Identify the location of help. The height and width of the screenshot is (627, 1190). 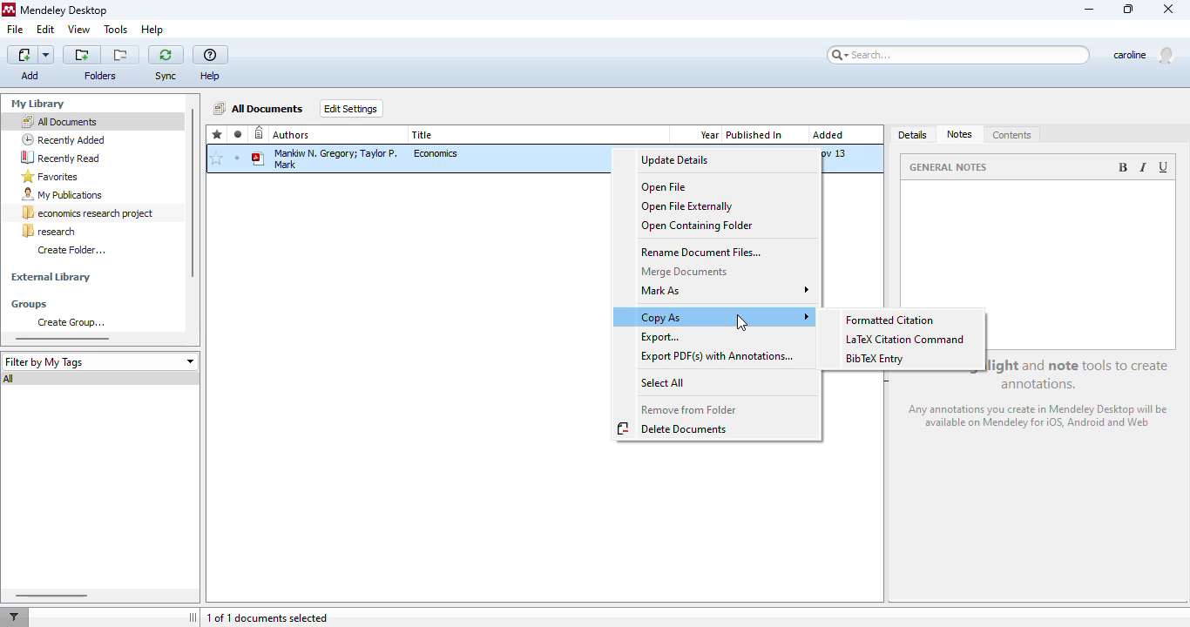
(152, 30).